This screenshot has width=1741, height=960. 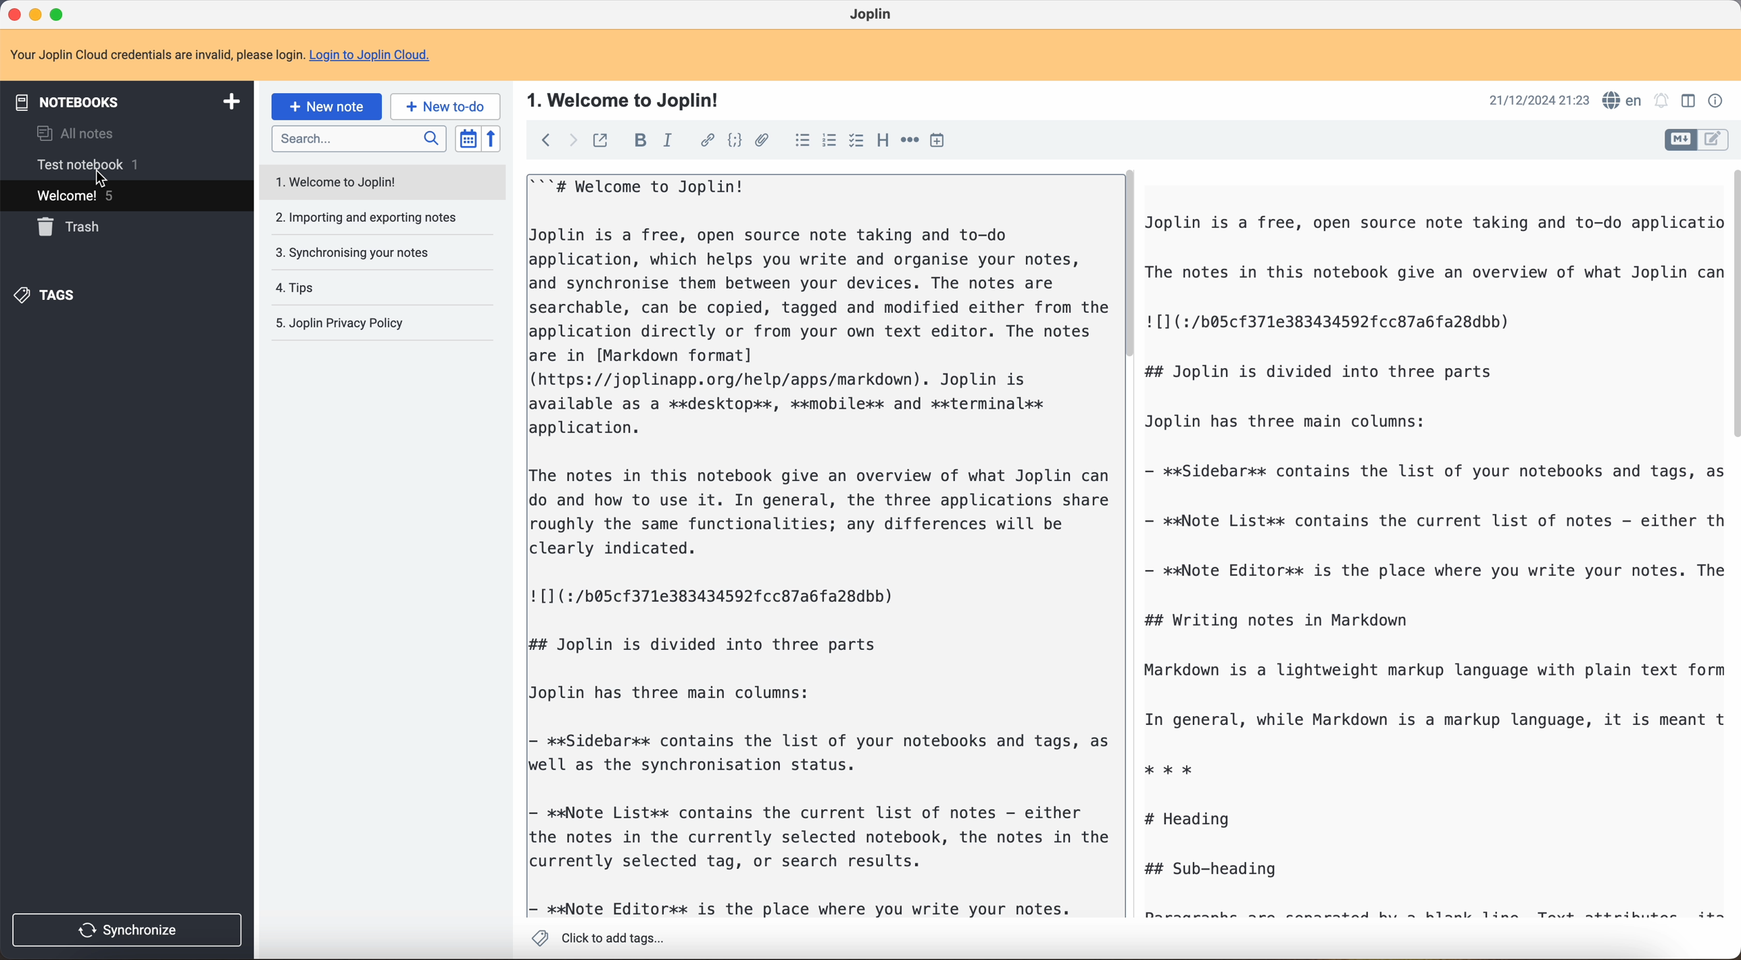 What do you see at coordinates (124, 197) in the screenshot?
I see `welcome` at bounding box center [124, 197].